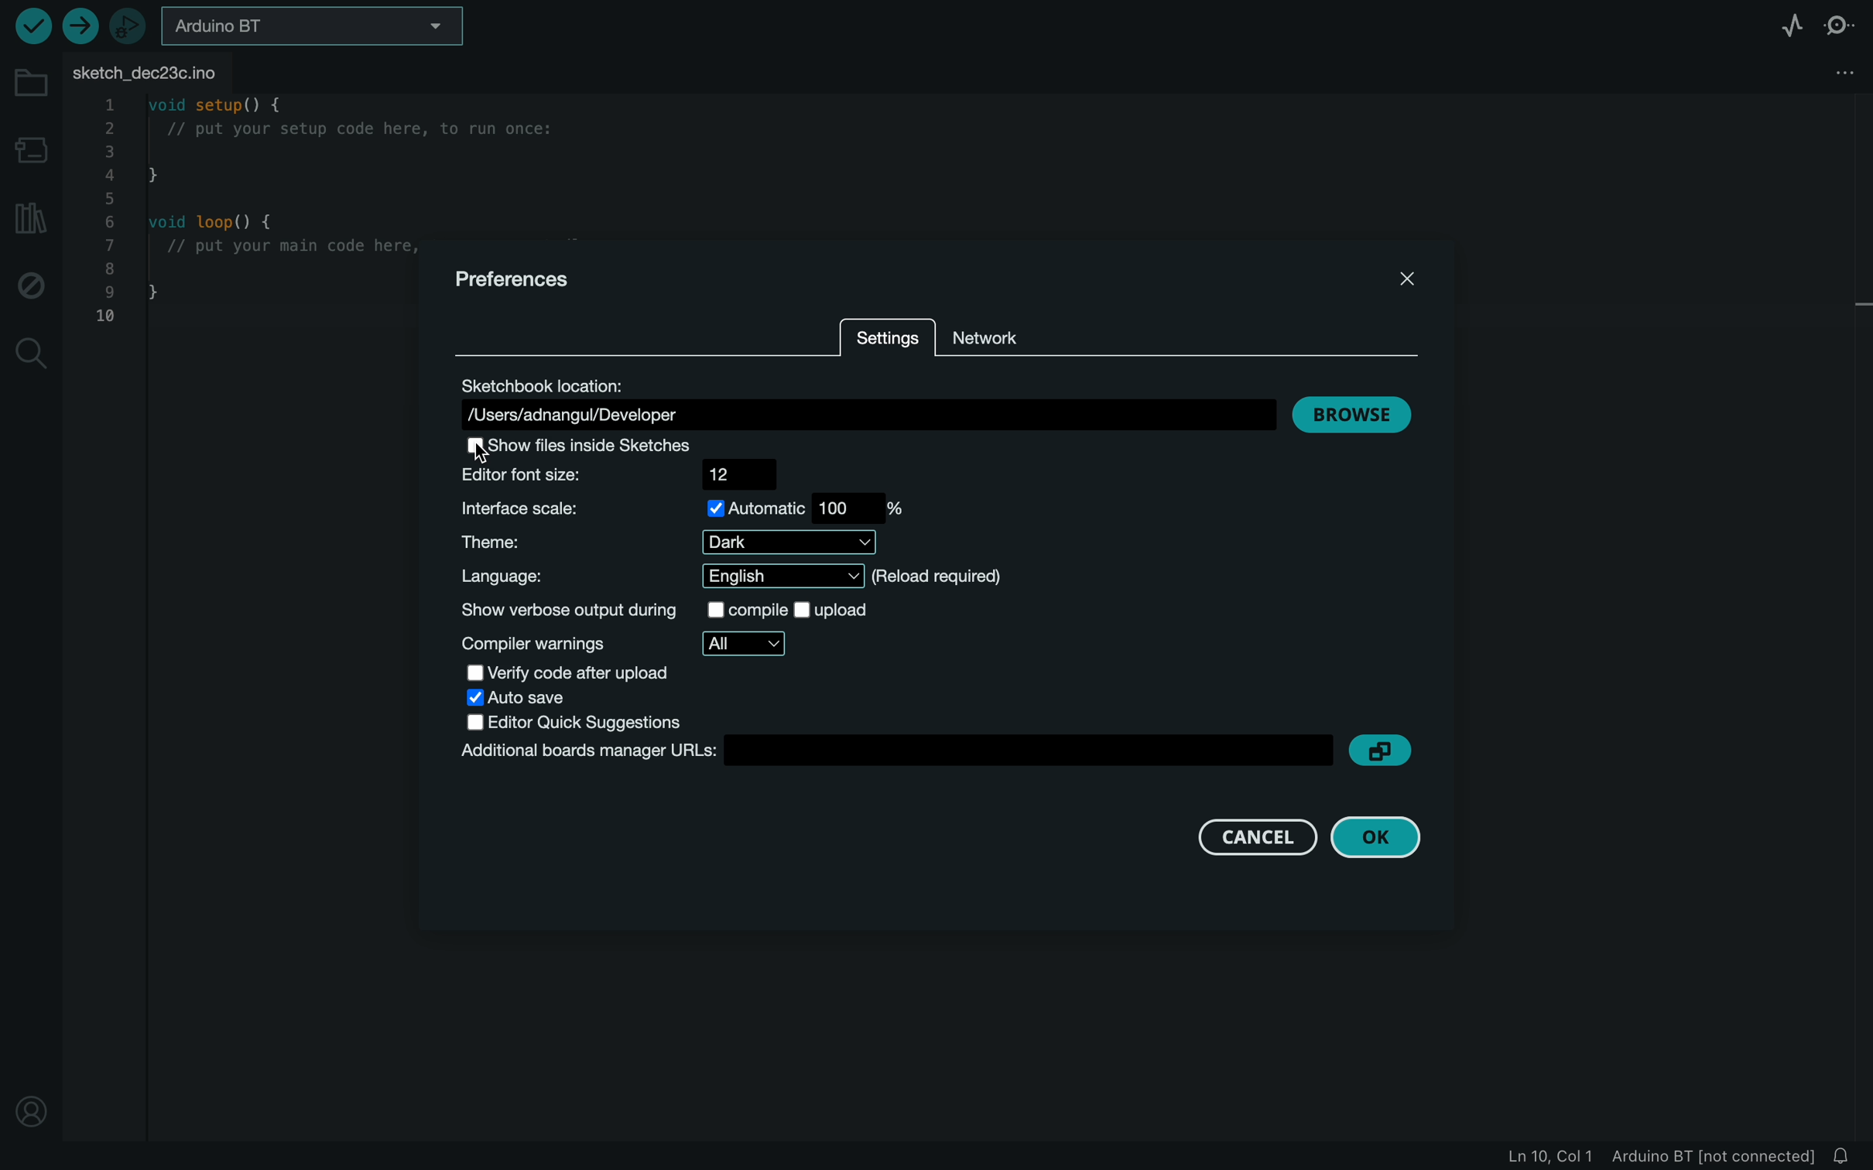 The height and width of the screenshot is (1170, 1873). Describe the element at coordinates (29, 1100) in the screenshot. I see `profile` at that location.